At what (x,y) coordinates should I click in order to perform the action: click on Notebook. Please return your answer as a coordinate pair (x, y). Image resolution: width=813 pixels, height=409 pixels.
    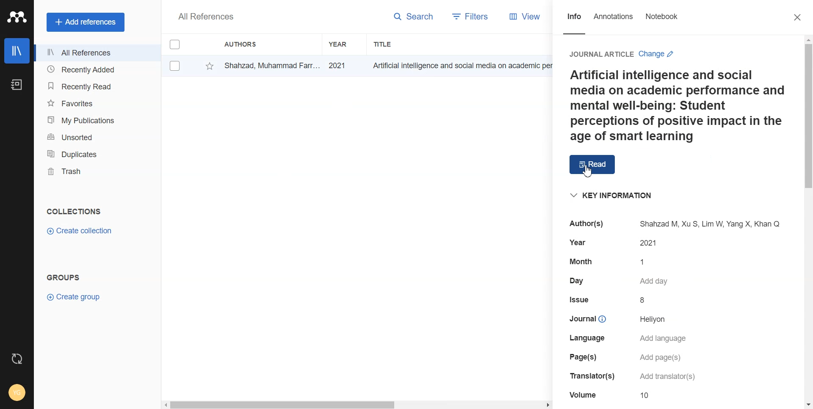
    Looking at the image, I should click on (17, 86).